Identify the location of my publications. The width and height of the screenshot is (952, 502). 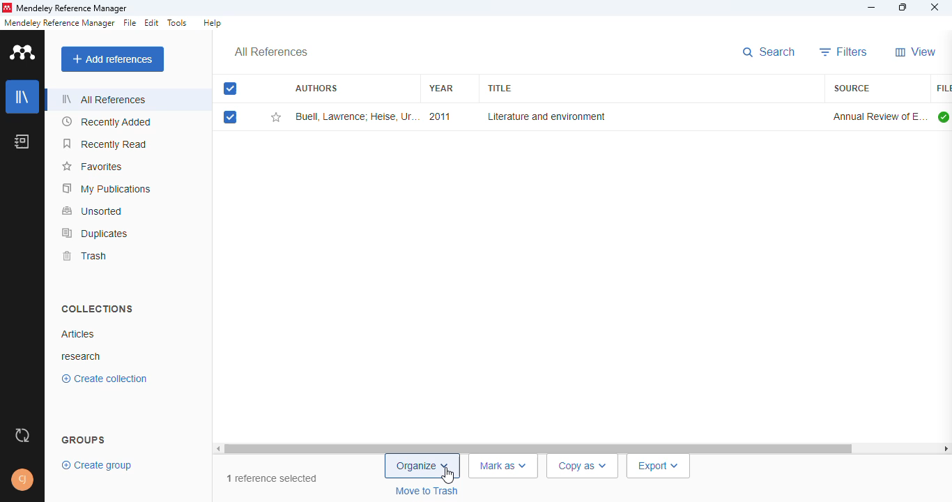
(107, 189).